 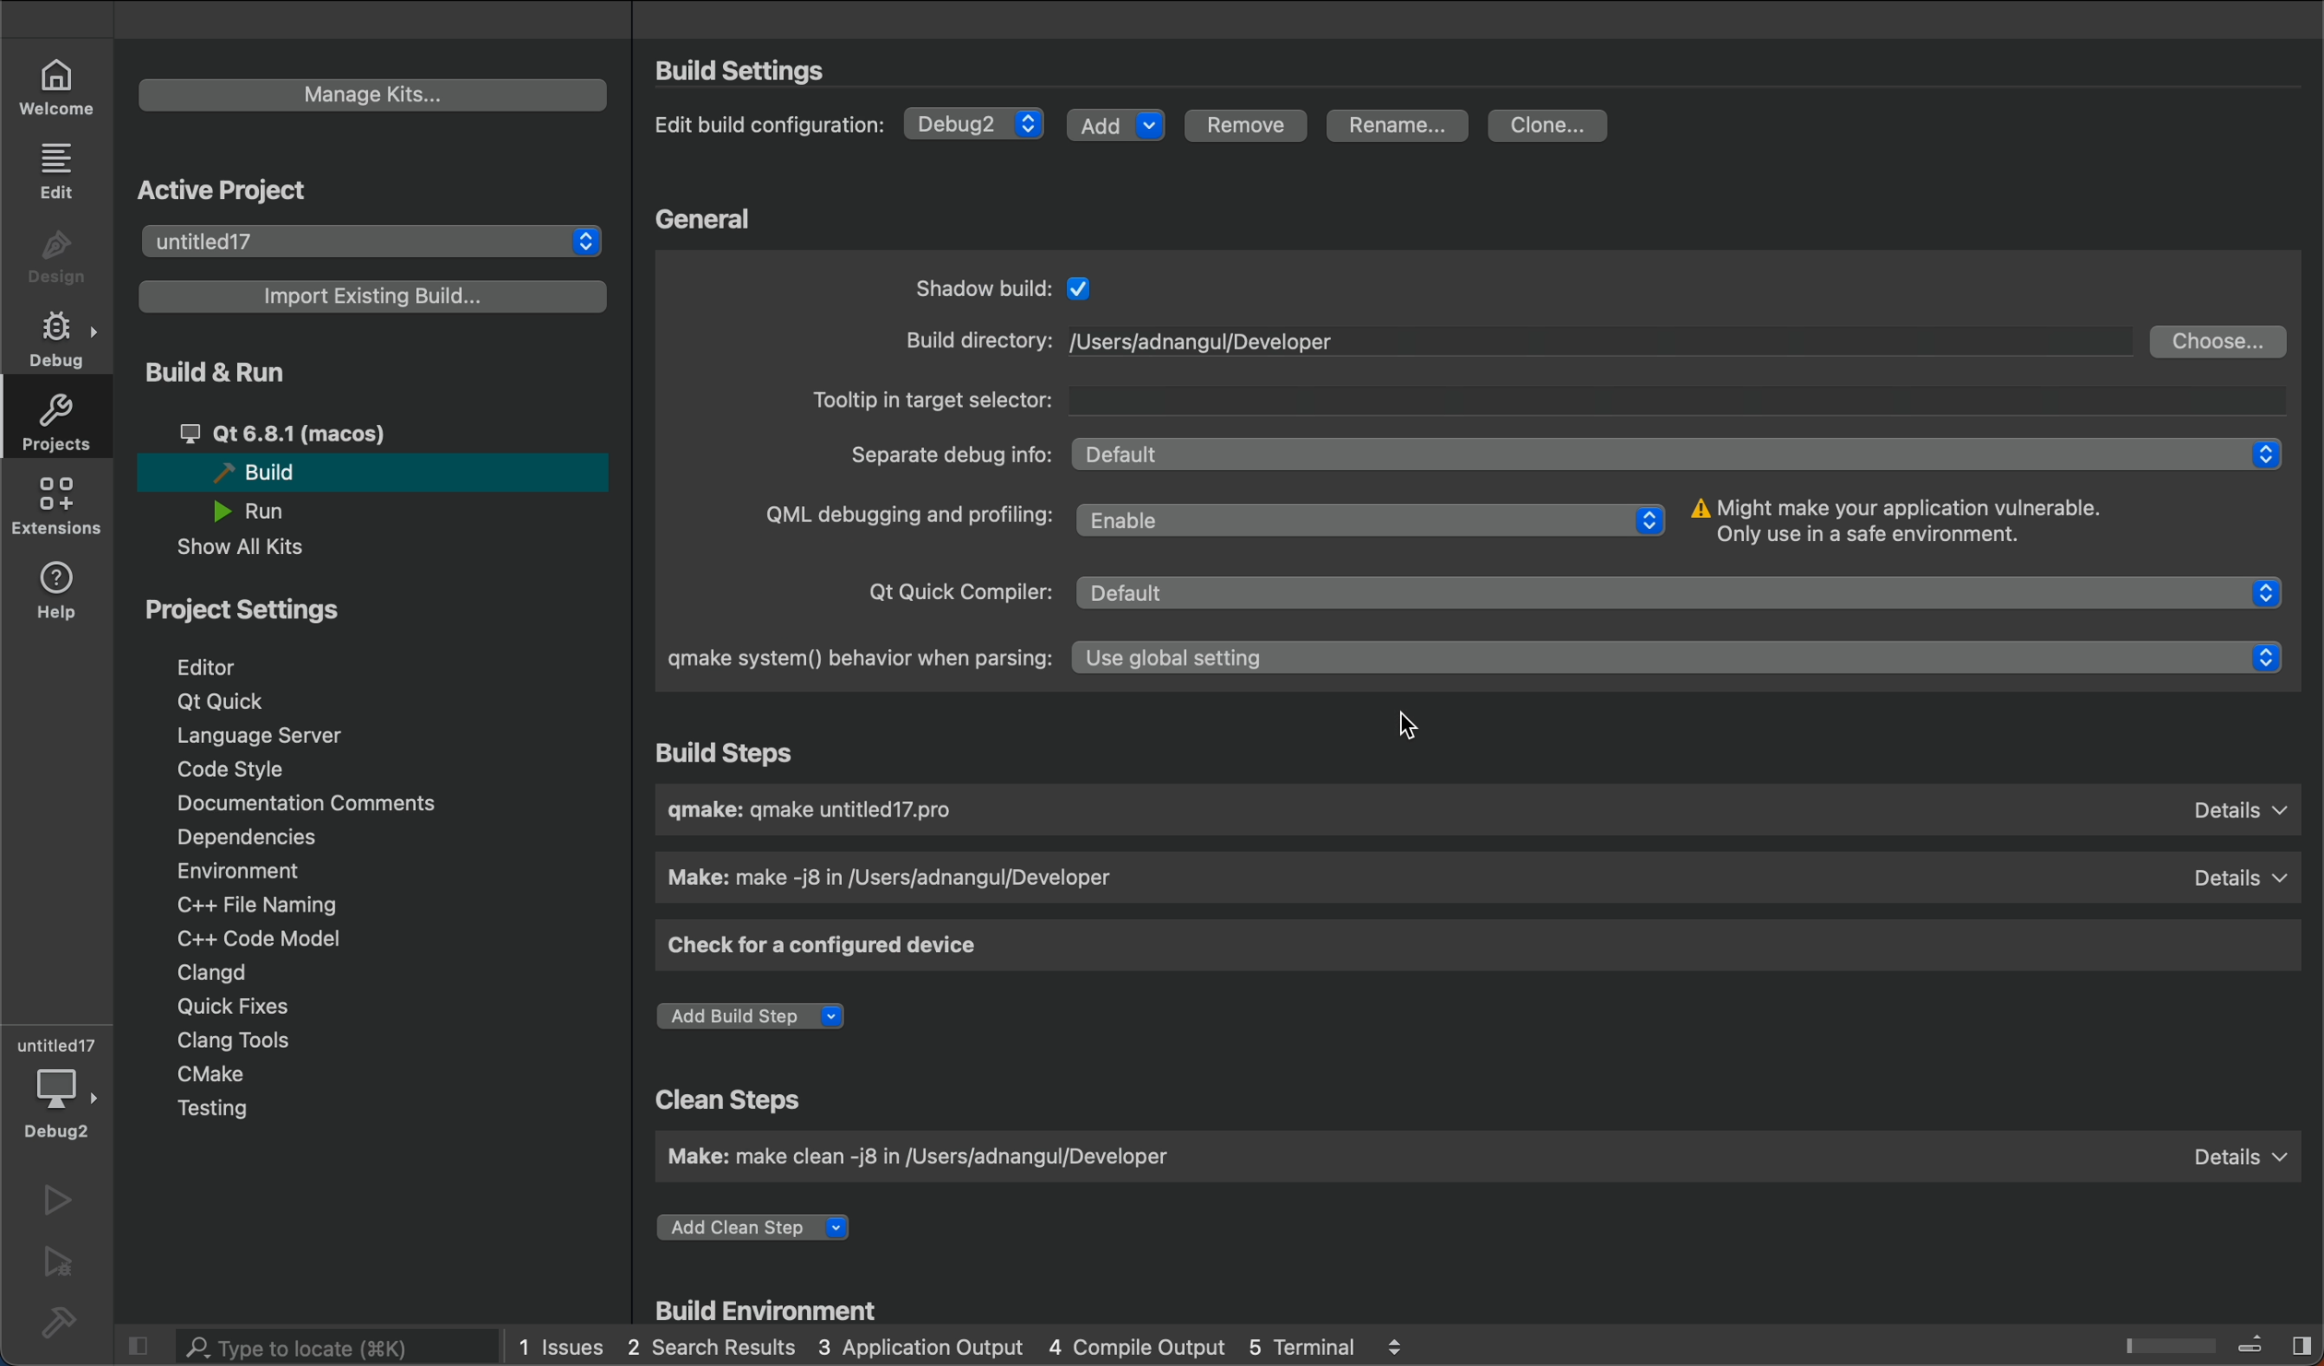 What do you see at coordinates (230, 972) in the screenshot?
I see `clangd` at bounding box center [230, 972].